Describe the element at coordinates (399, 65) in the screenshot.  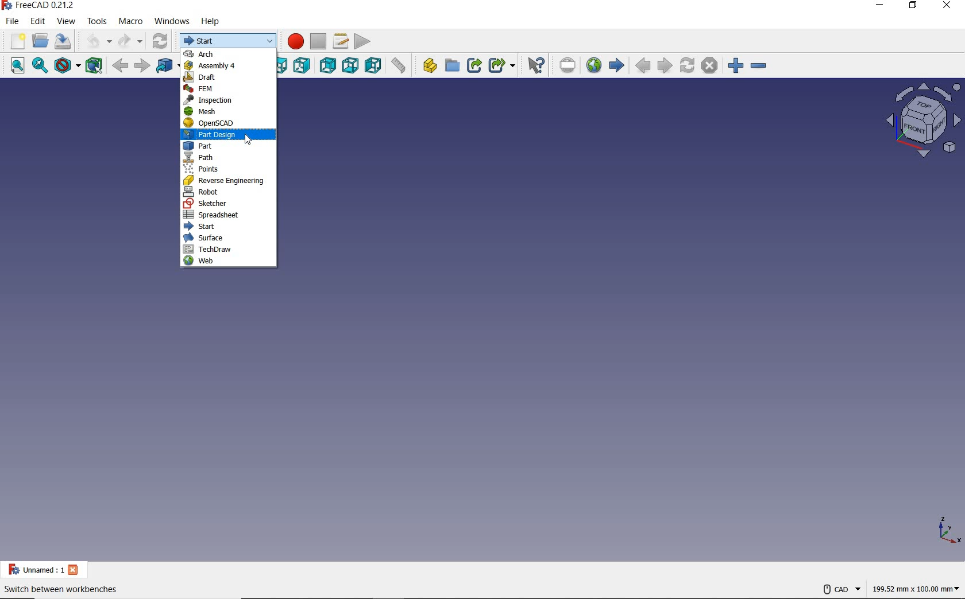
I see `MEASURE DISTANCE` at that location.